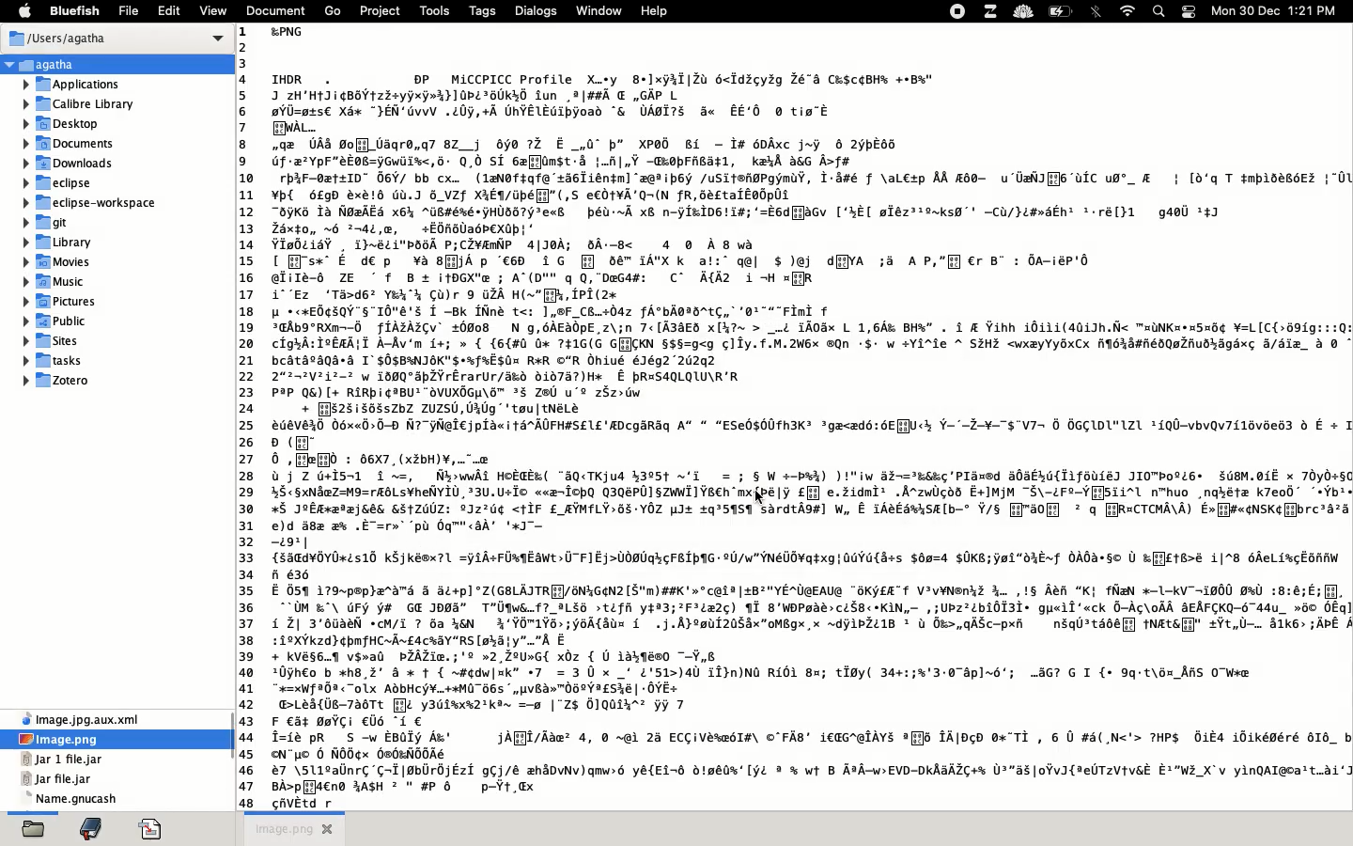  Describe the element at coordinates (65, 779) in the screenshot. I see `file name and extension` at that location.